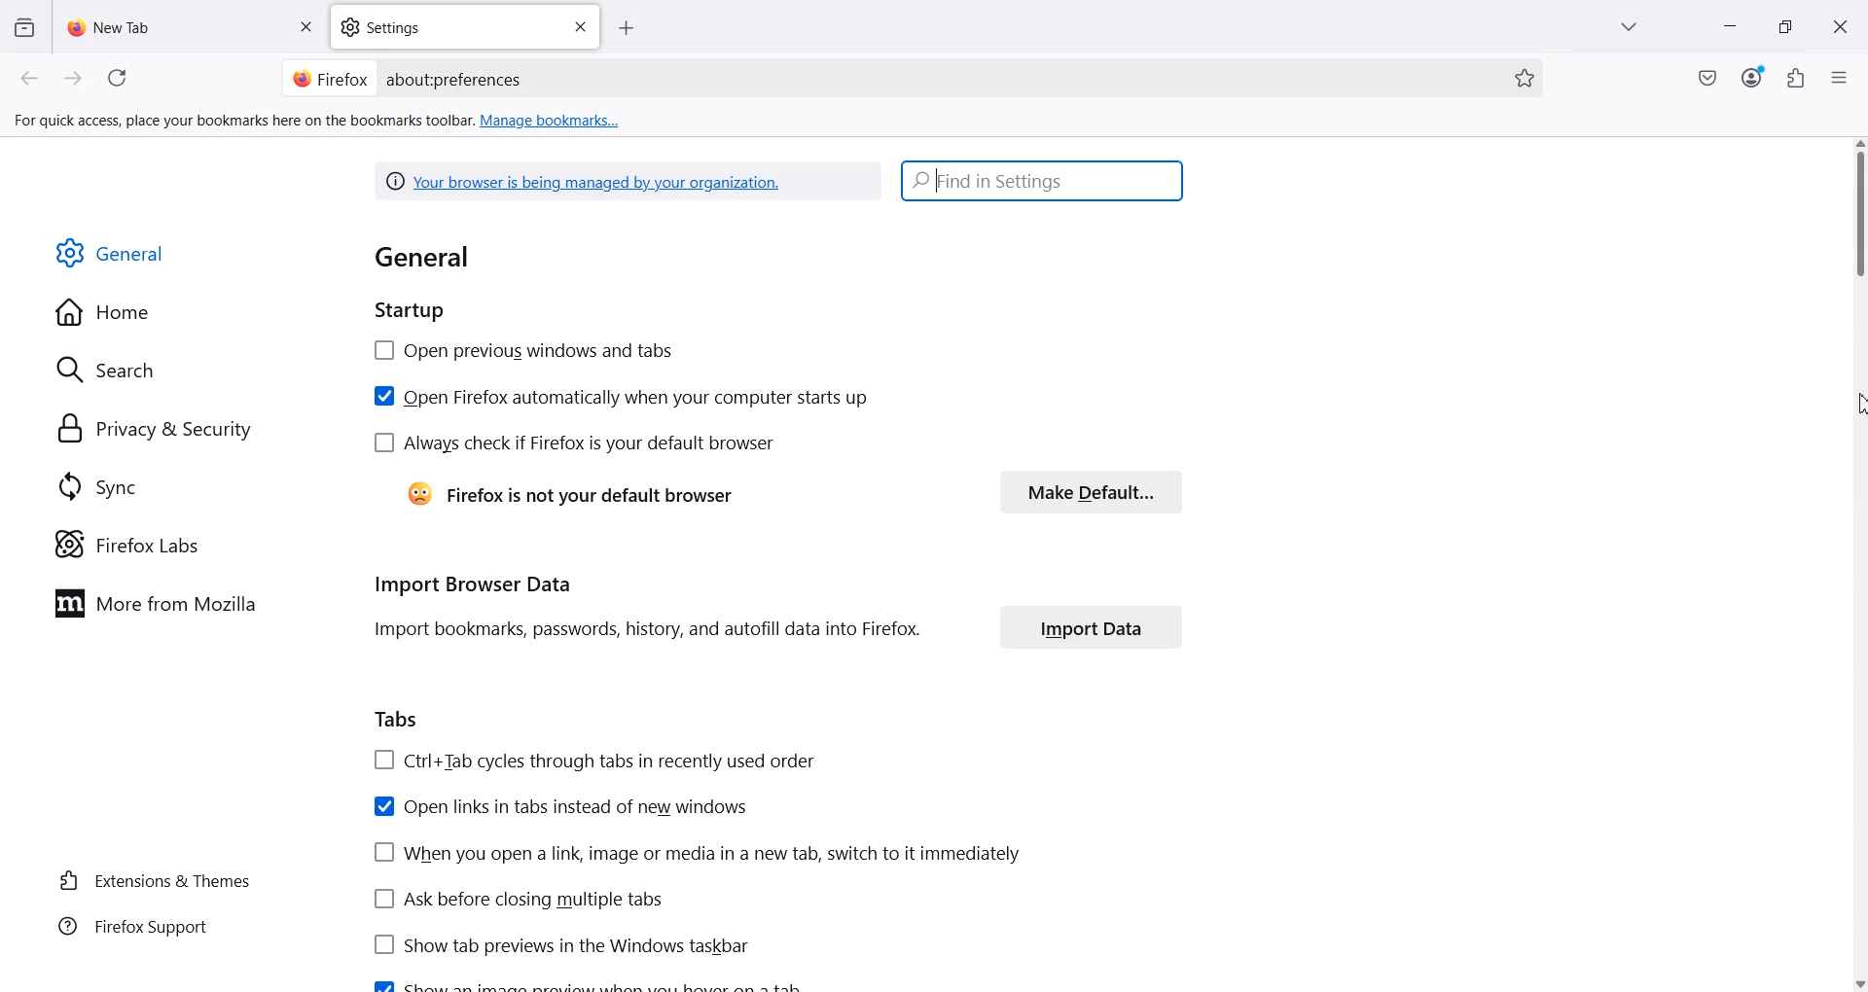 Image resolution: width=1868 pixels, height=992 pixels. I want to click on [05] Firefox is not your default browser, so click(570, 492).